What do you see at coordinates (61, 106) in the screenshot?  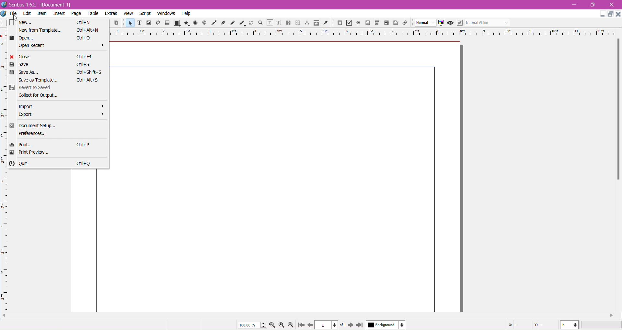 I see `Import` at bounding box center [61, 106].